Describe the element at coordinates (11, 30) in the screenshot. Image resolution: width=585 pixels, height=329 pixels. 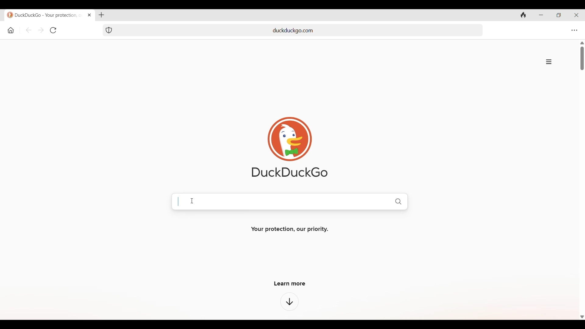
I see `Home` at that location.